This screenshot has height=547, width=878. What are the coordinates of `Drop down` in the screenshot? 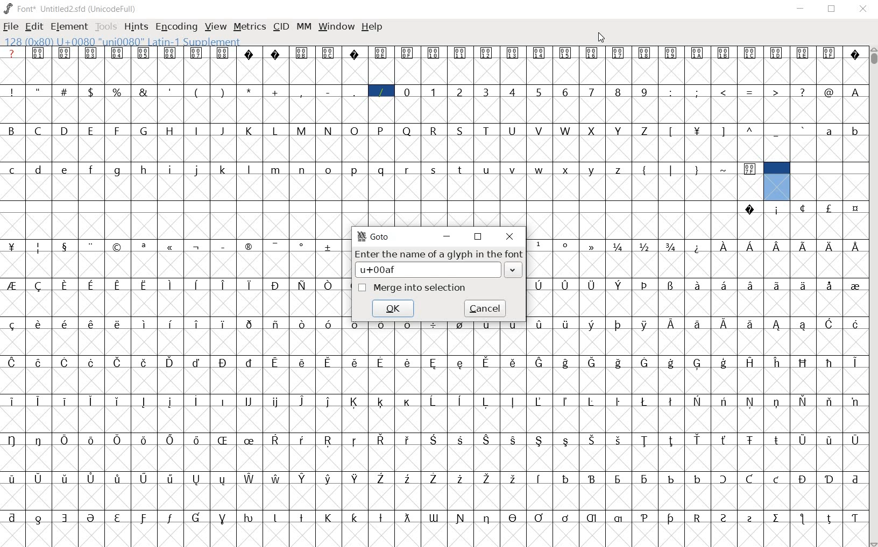 It's located at (515, 271).